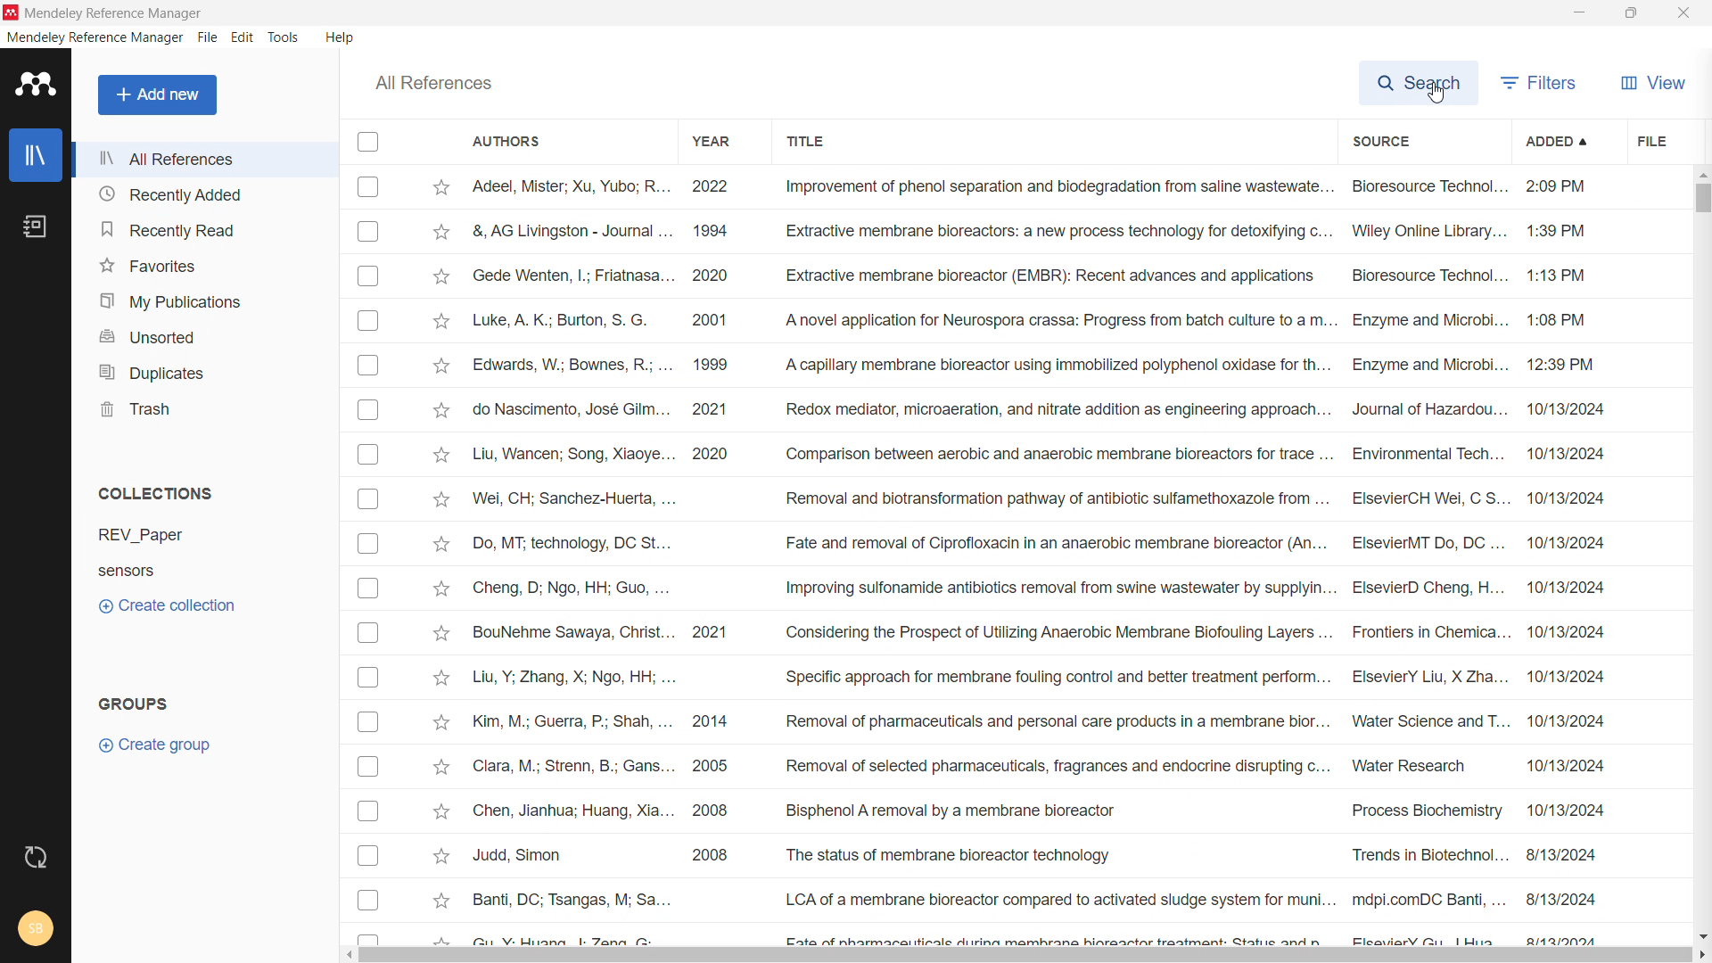 The width and height of the screenshot is (1712, 963). Describe the element at coordinates (369, 232) in the screenshot. I see `Checkbox` at that location.